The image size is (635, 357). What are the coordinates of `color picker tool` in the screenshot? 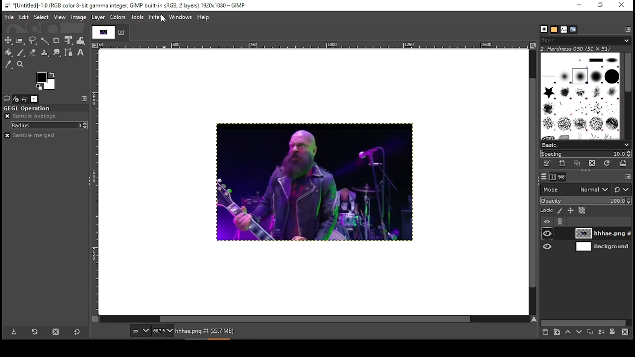 It's located at (9, 64).